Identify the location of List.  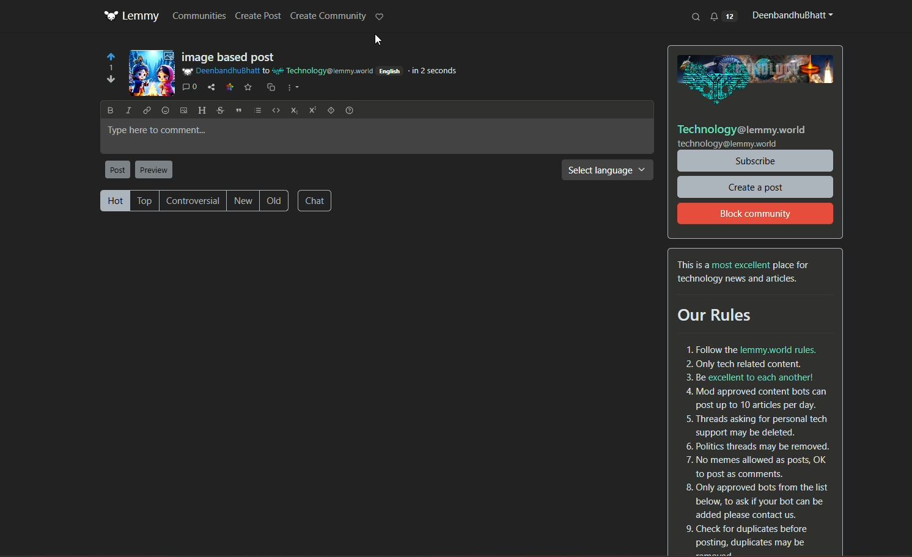
(256, 110).